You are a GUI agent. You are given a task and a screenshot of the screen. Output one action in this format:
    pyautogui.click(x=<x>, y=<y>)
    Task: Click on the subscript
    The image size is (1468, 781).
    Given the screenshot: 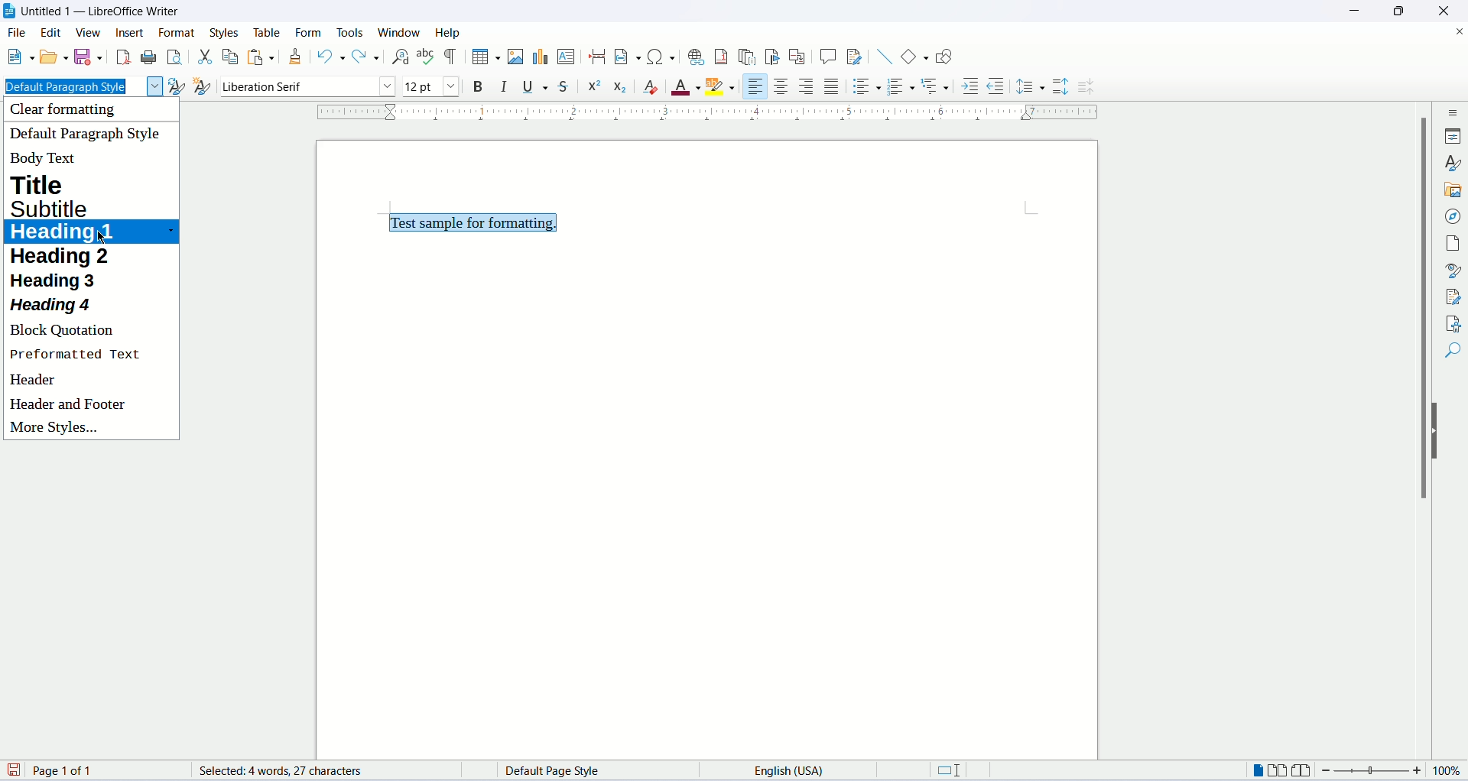 What is the action you would take?
    pyautogui.click(x=621, y=85)
    